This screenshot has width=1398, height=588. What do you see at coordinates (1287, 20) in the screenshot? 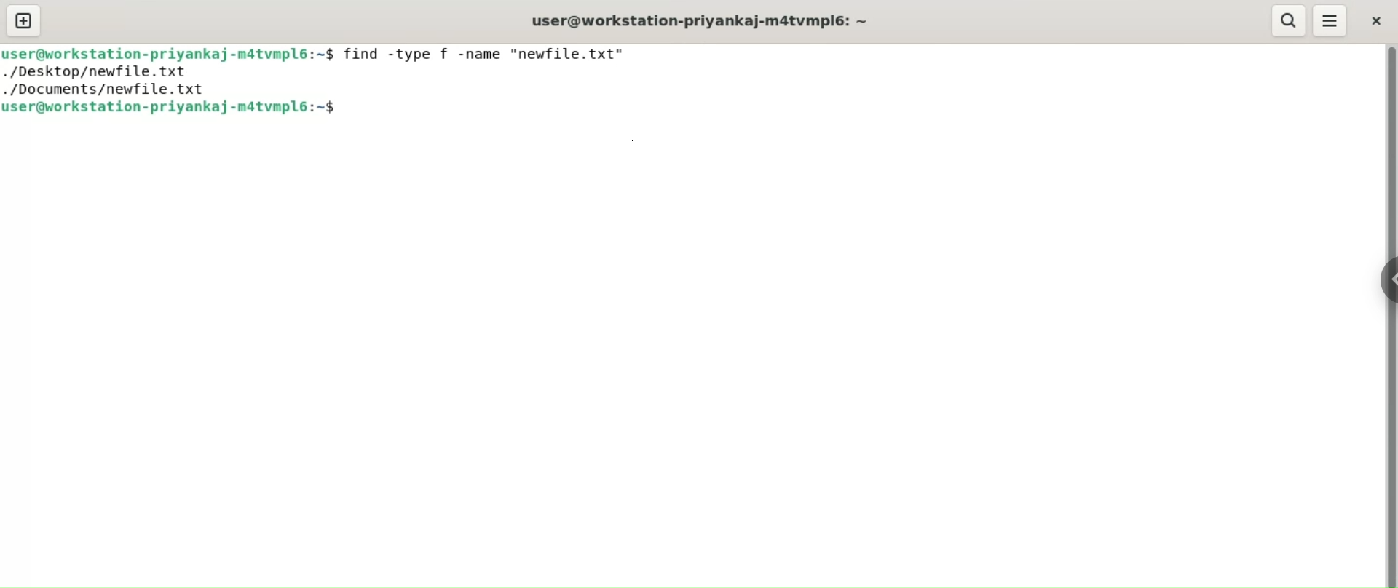
I see `search` at bounding box center [1287, 20].